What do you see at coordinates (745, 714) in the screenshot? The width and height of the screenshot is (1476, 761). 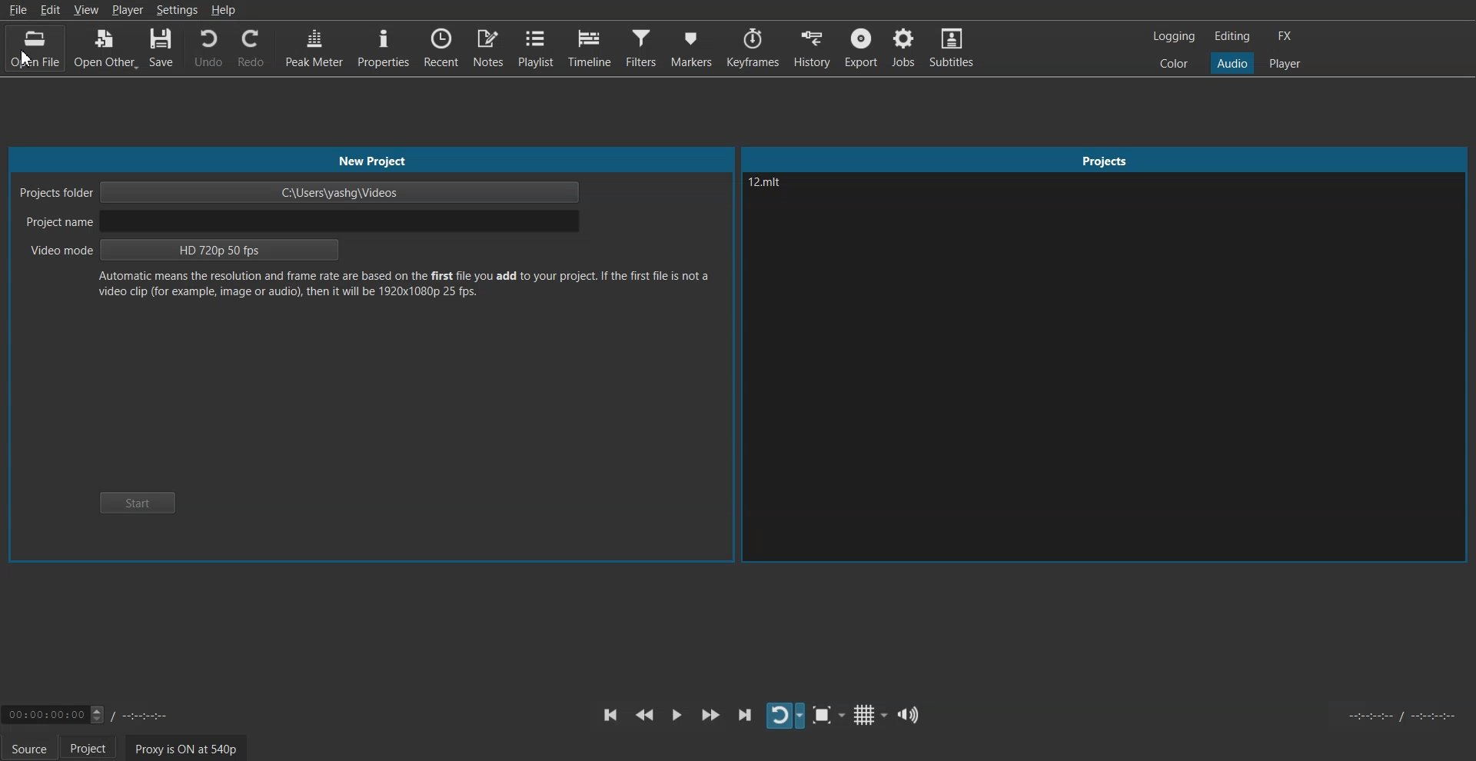 I see `Skip to the next point` at bounding box center [745, 714].